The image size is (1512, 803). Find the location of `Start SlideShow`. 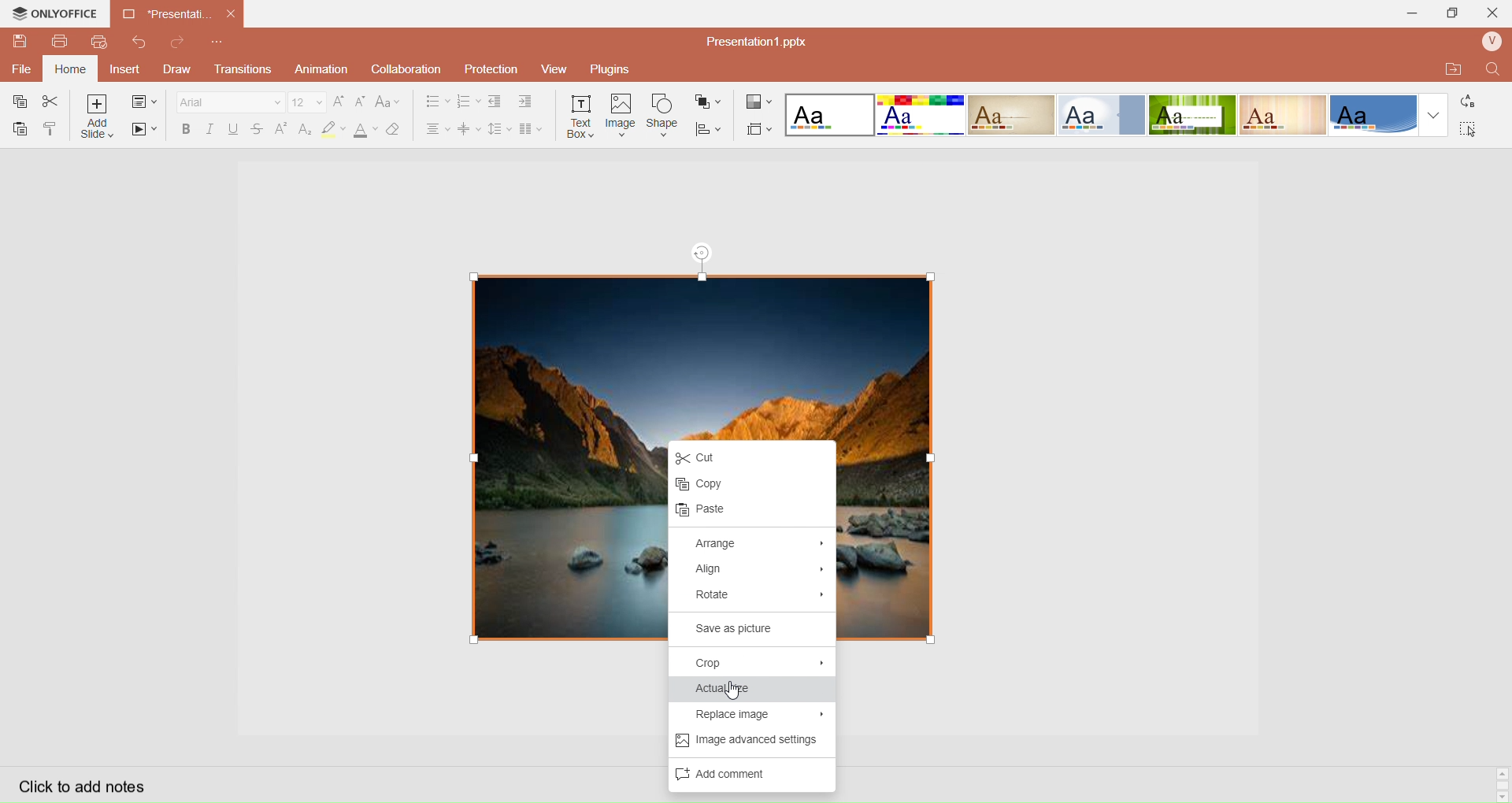

Start SlideShow is located at coordinates (146, 129).